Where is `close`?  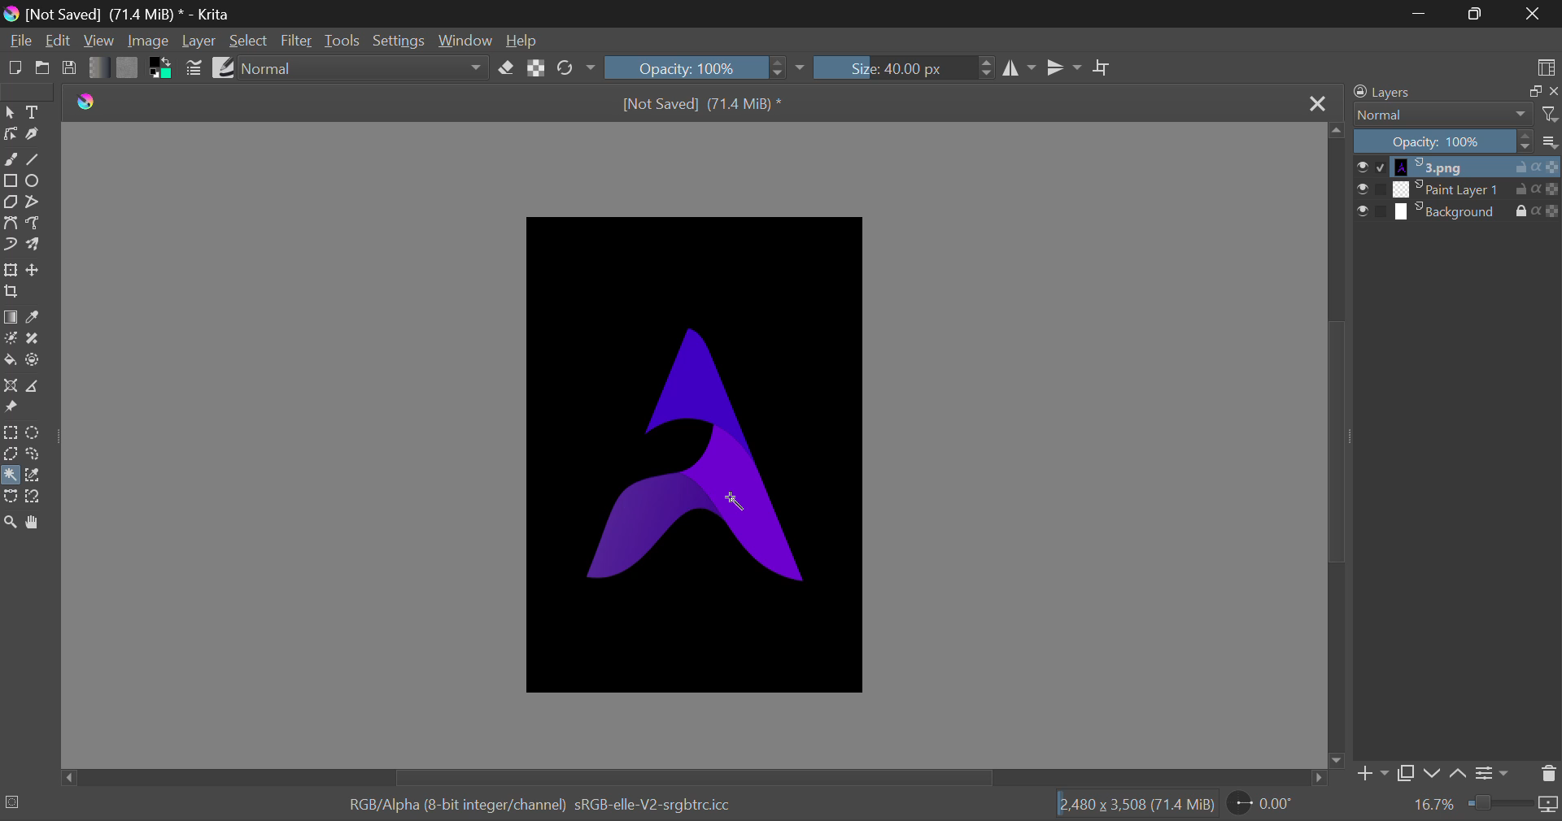
close is located at coordinates (1552, 90).